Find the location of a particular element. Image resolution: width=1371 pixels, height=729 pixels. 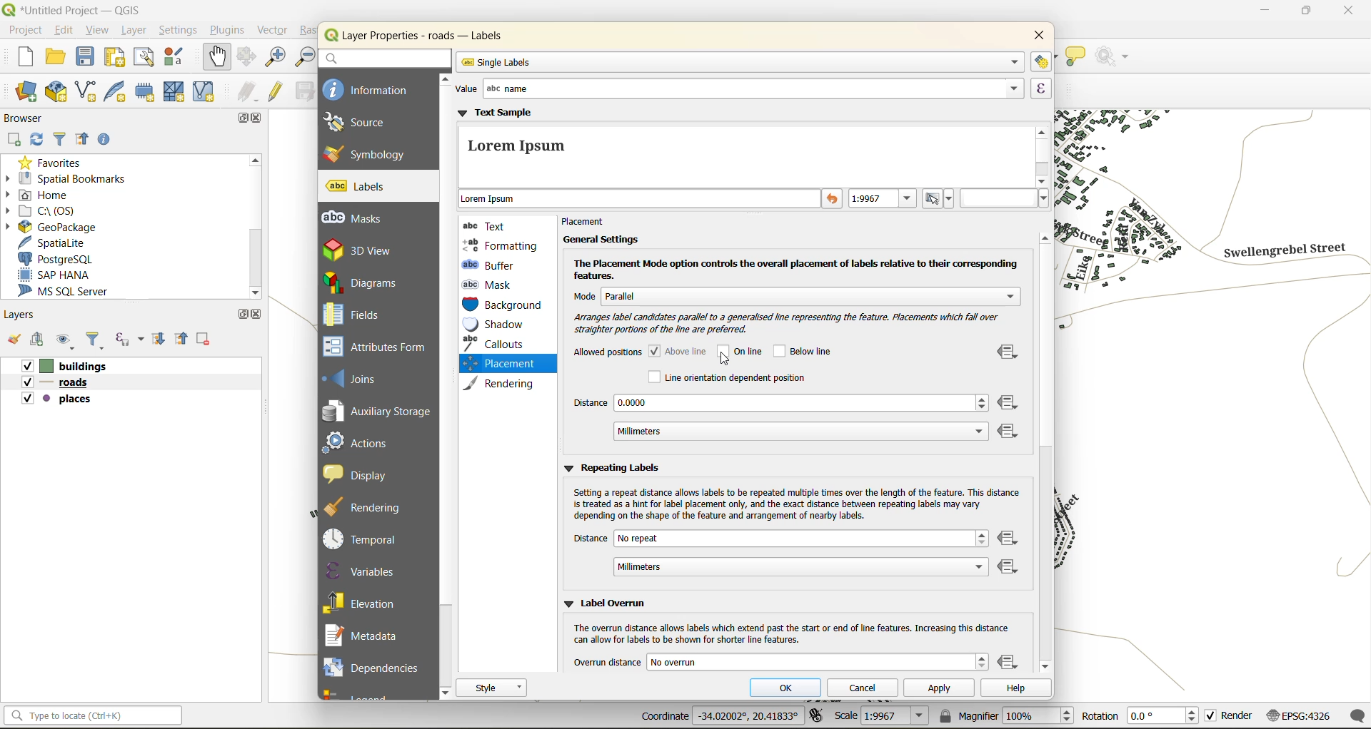

buffer is located at coordinates (492, 265).